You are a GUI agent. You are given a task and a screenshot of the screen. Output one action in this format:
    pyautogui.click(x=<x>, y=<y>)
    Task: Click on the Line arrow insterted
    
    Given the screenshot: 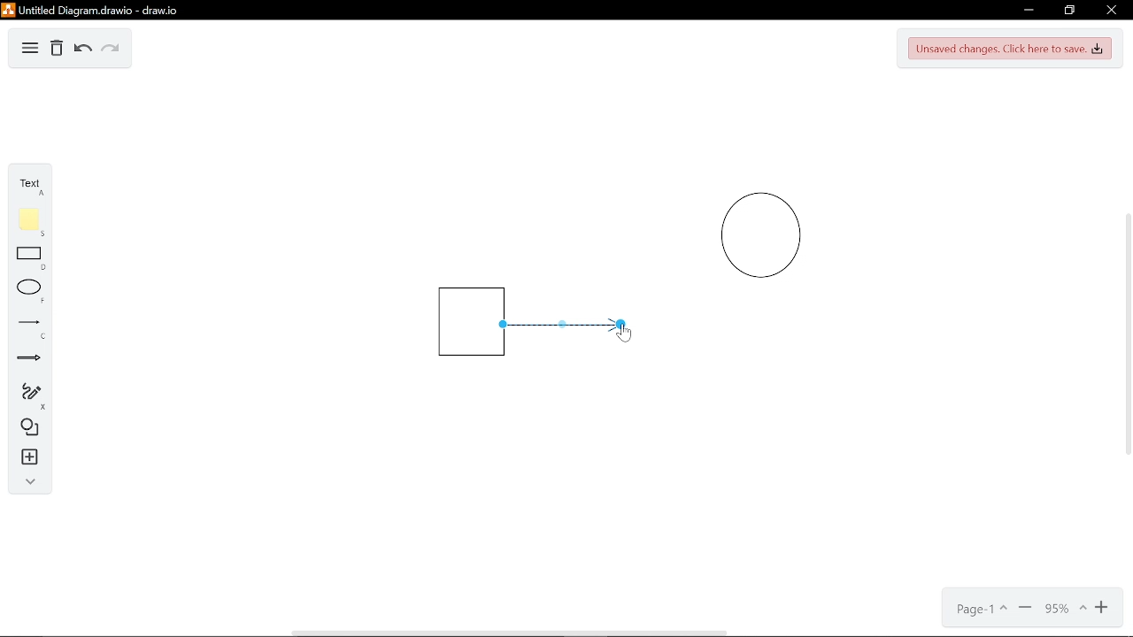 What is the action you would take?
    pyautogui.click(x=574, y=322)
    